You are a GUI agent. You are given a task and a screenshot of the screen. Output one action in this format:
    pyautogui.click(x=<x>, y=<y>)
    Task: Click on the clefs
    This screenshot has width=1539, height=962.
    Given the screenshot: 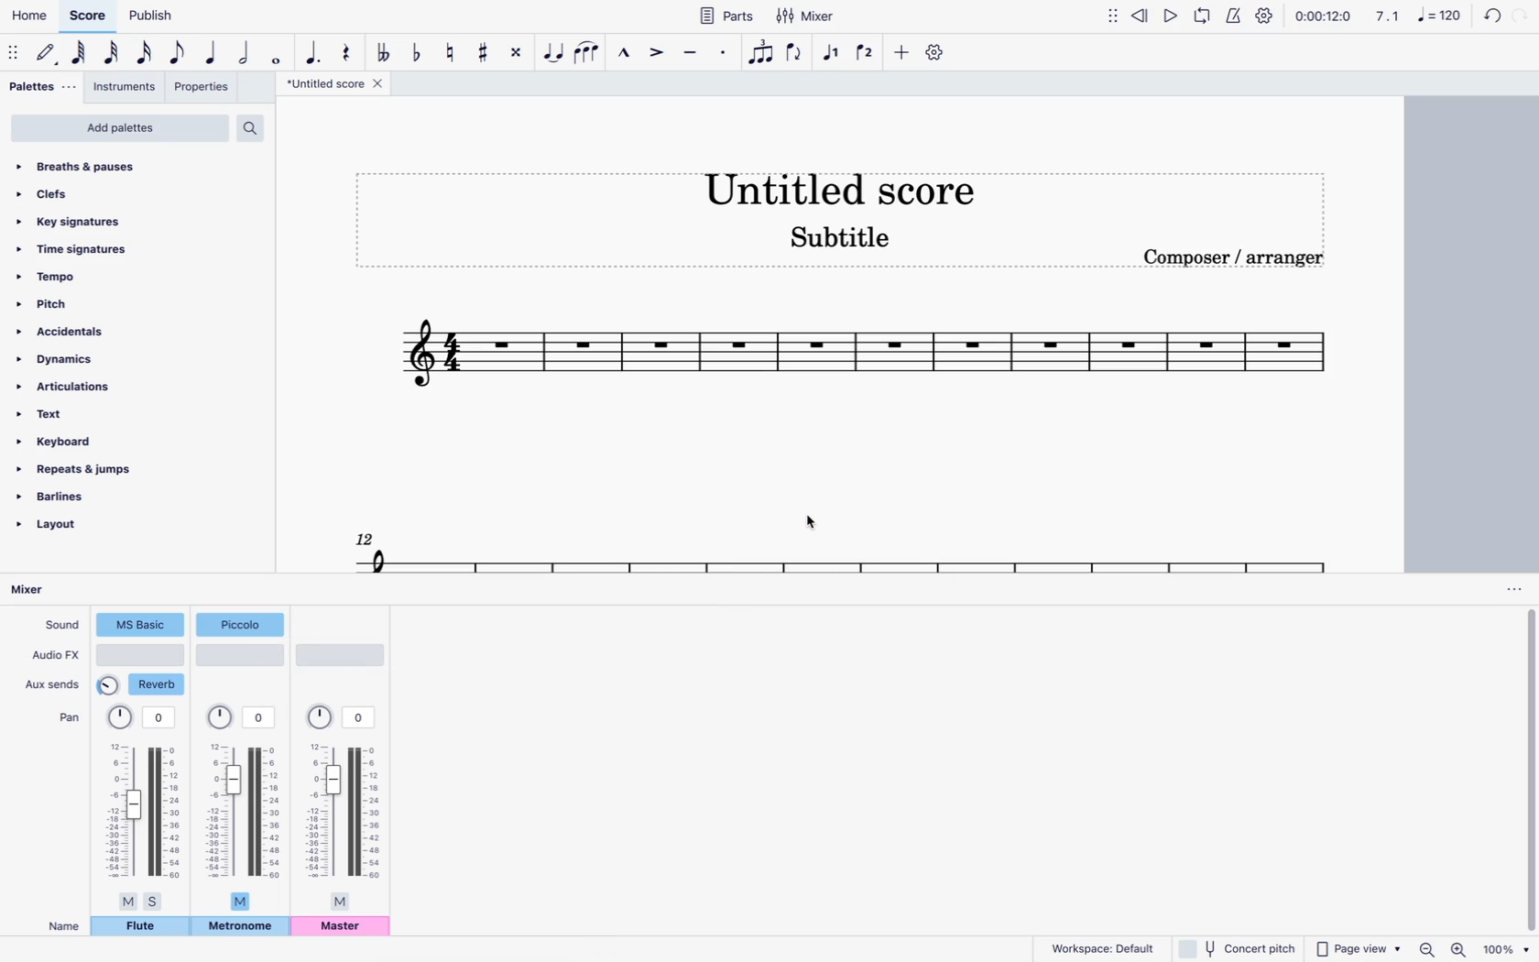 What is the action you would take?
    pyautogui.click(x=126, y=191)
    